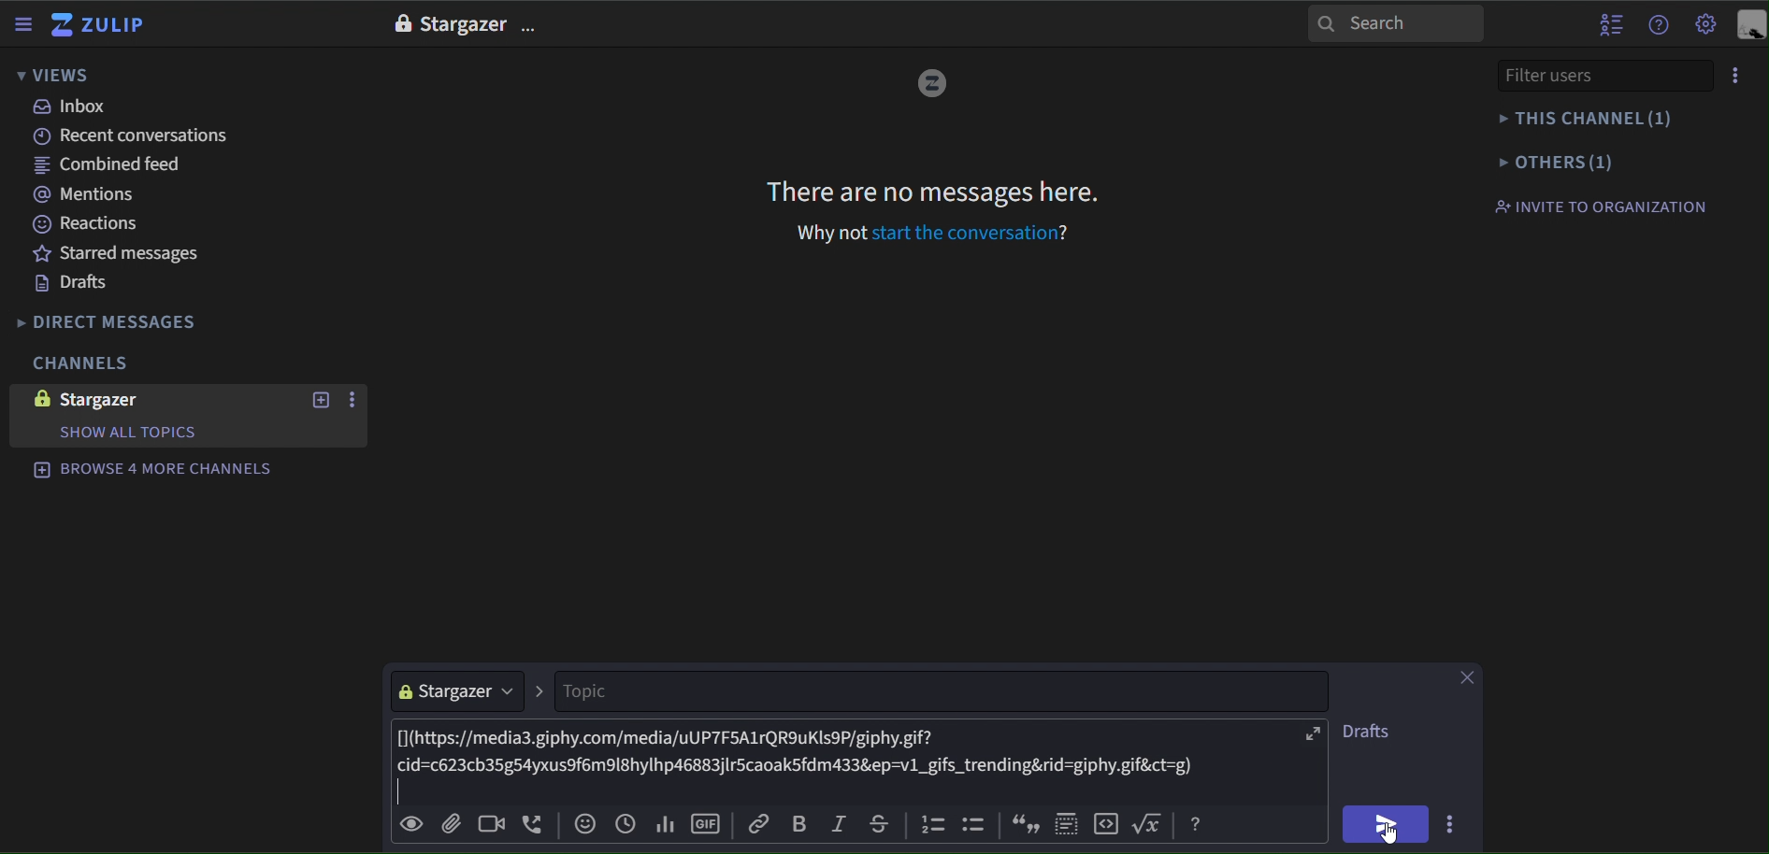 The width and height of the screenshot is (1769, 854). What do you see at coordinates (1595, 161) in the screenshot?
I see `Others(1)` at bounding box center [1595, 161].